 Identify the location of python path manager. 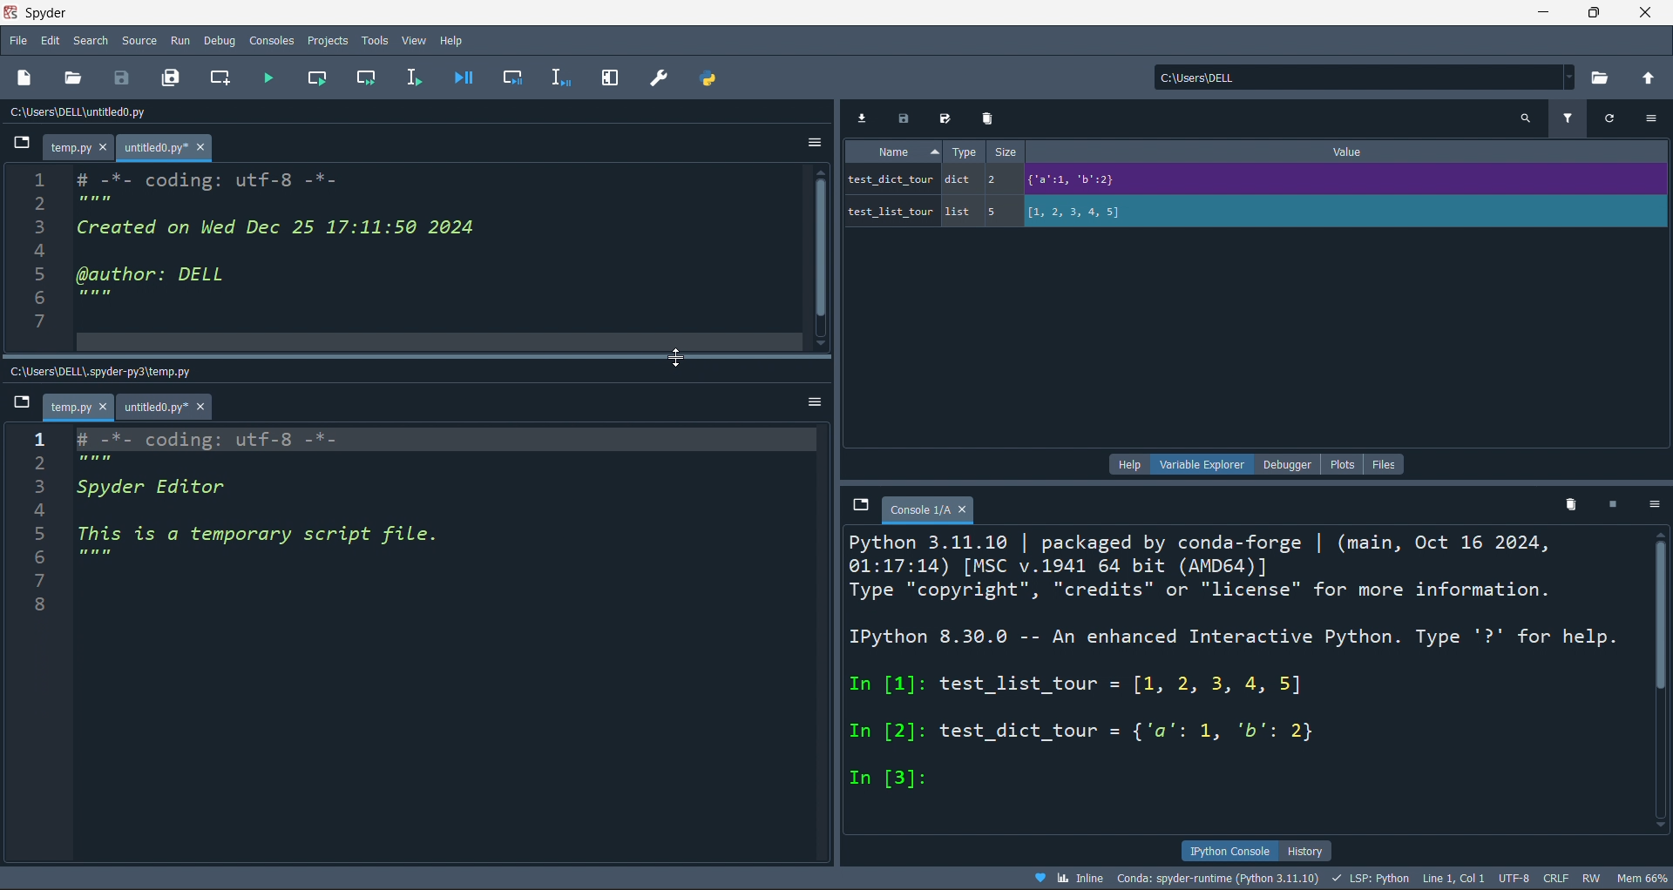
(705, 78).